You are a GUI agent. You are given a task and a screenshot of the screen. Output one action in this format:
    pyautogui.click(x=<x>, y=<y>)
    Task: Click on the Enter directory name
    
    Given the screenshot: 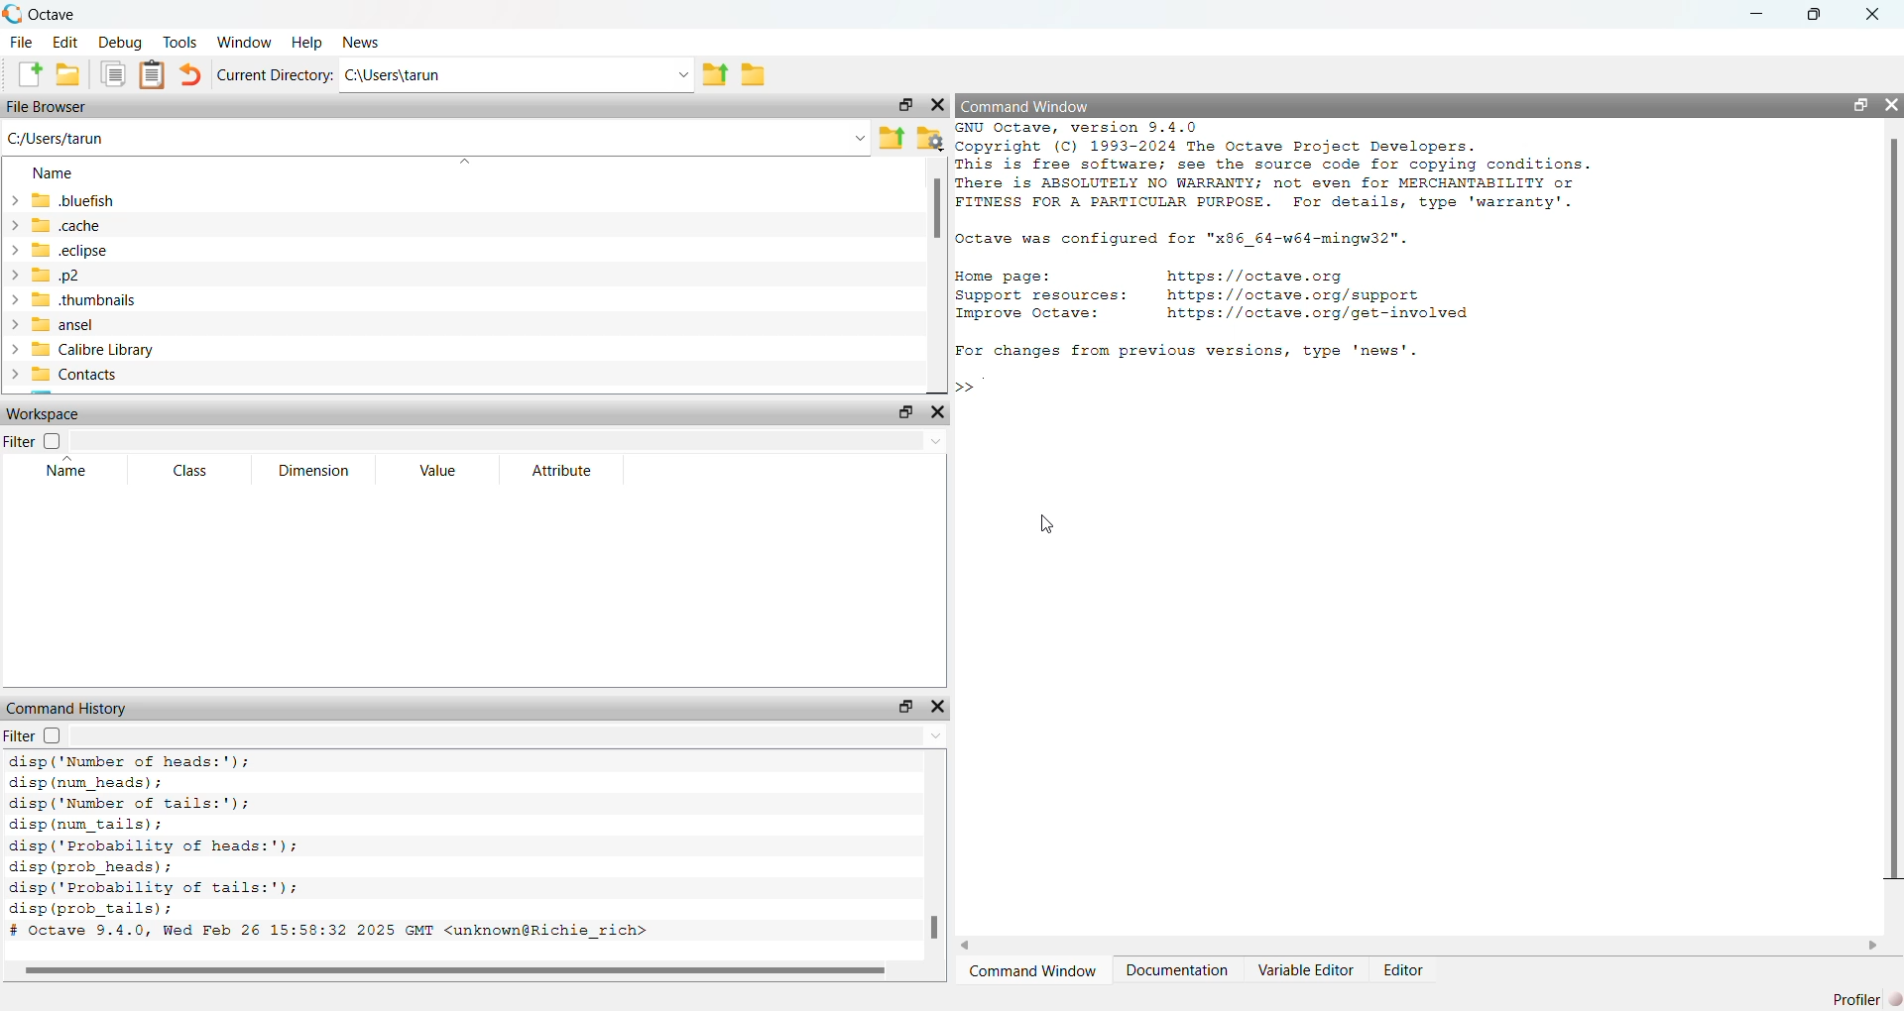 What is the action you would take?
    pyautogui.click(x=683, y=72)
    